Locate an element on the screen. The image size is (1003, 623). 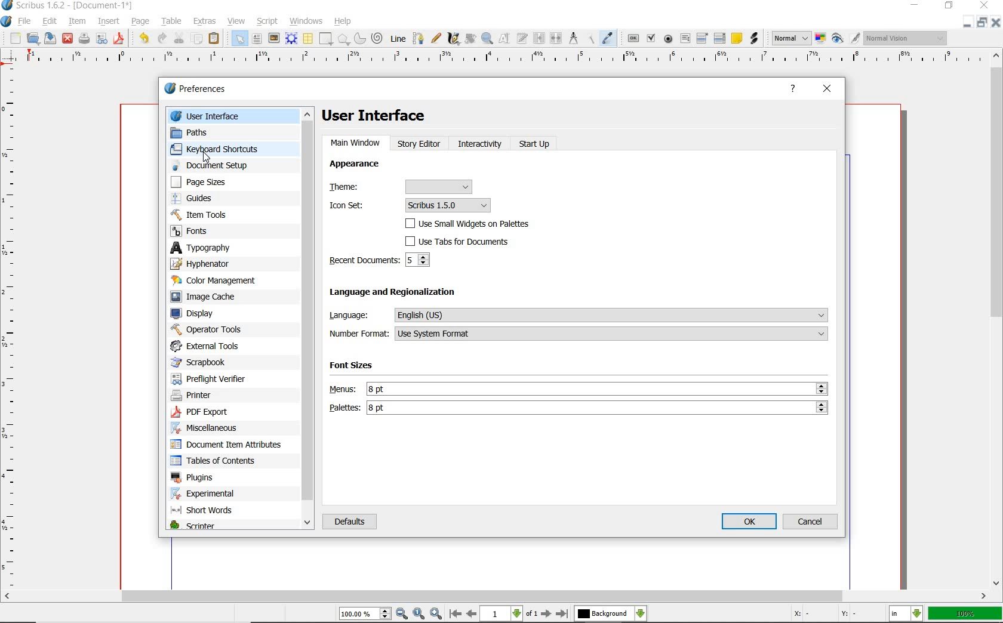
cancel is located at coordinates (812, 521).